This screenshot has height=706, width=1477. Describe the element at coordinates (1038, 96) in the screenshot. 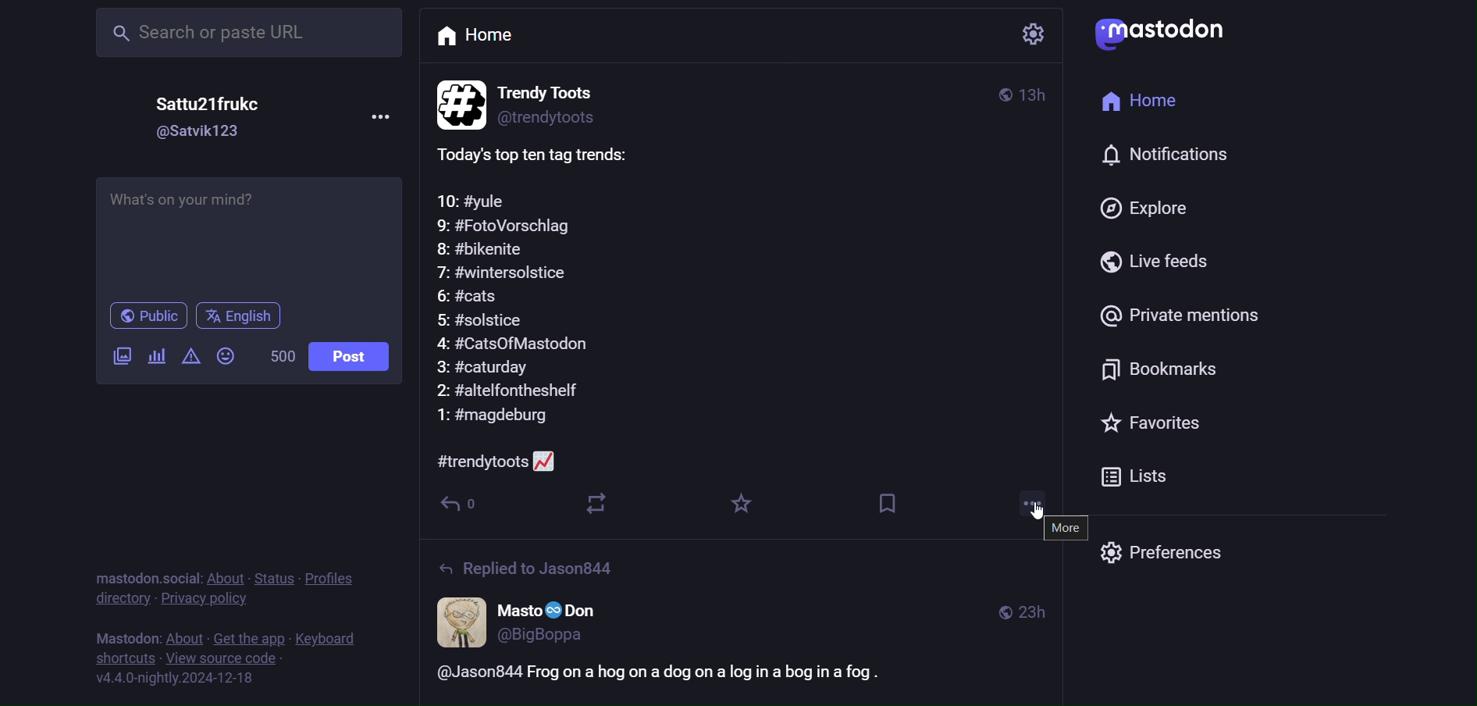

I see `time posted` at that location.